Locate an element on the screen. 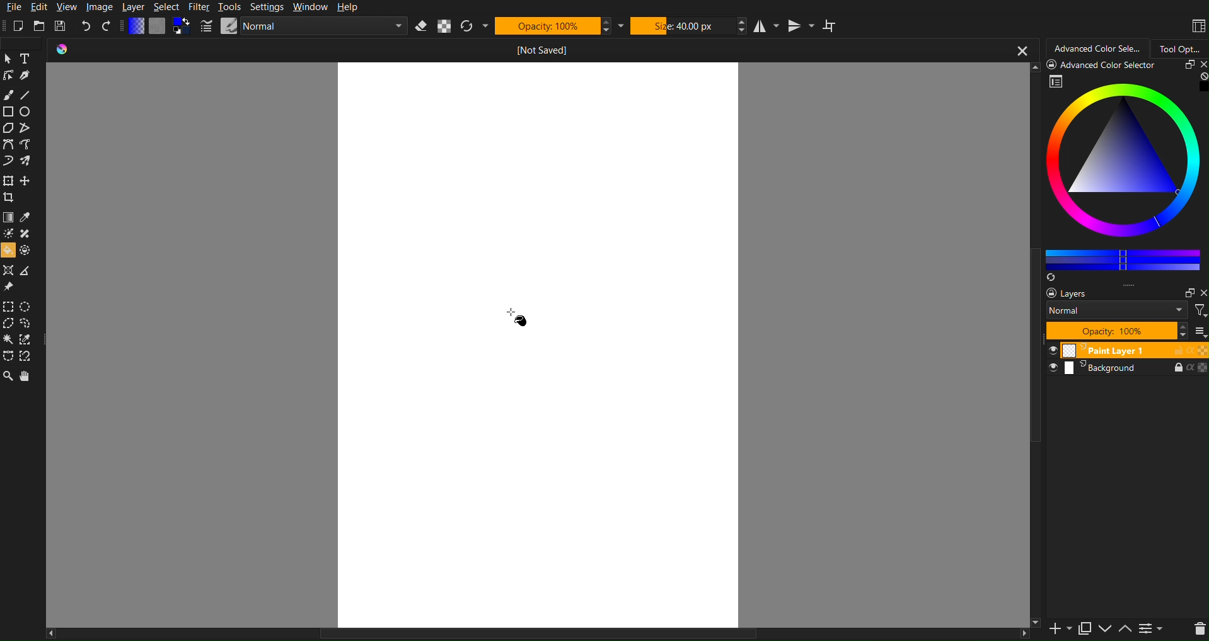 The image size is (1209, 641). color spectrum is located at coordinates (1125, 165).